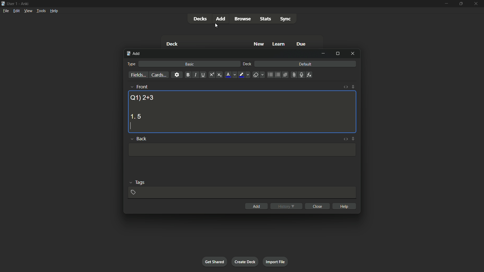 Image resolution: width=484 pixels, height=272 pixels. I want to click on close app, so click(476, 4).